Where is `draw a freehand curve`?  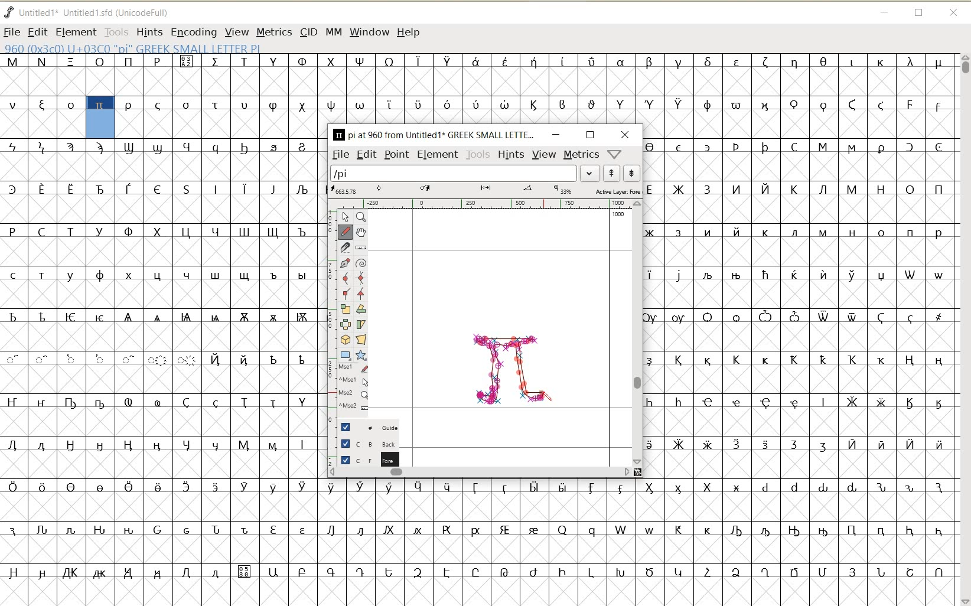 draw a freehand curve is located at coordinates (344, 231).